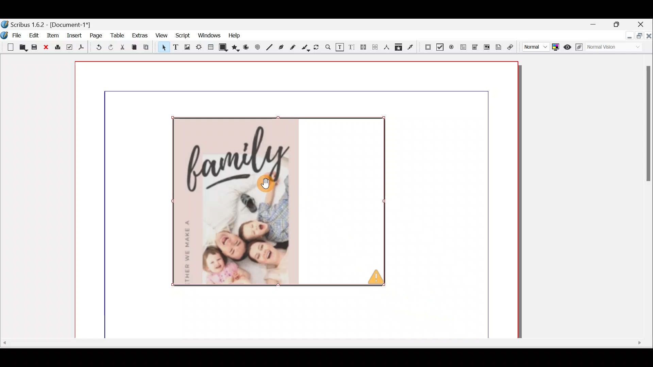  Describe the element at coordinates (163, 47) in the screenshot. I see `Select item` at that location.